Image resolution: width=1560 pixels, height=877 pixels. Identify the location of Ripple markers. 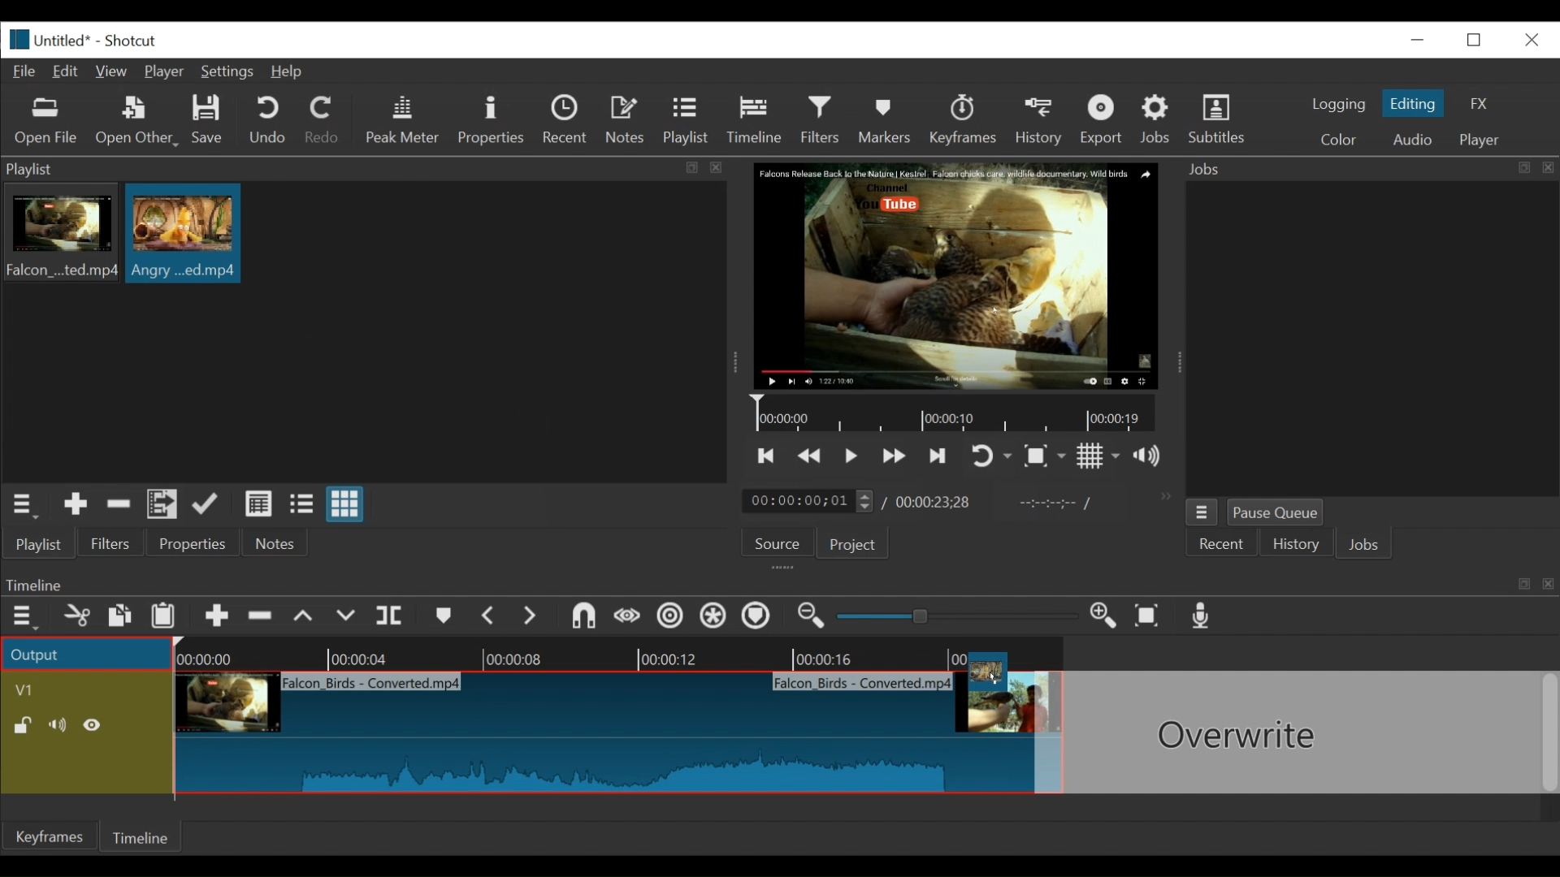
(760, 618).